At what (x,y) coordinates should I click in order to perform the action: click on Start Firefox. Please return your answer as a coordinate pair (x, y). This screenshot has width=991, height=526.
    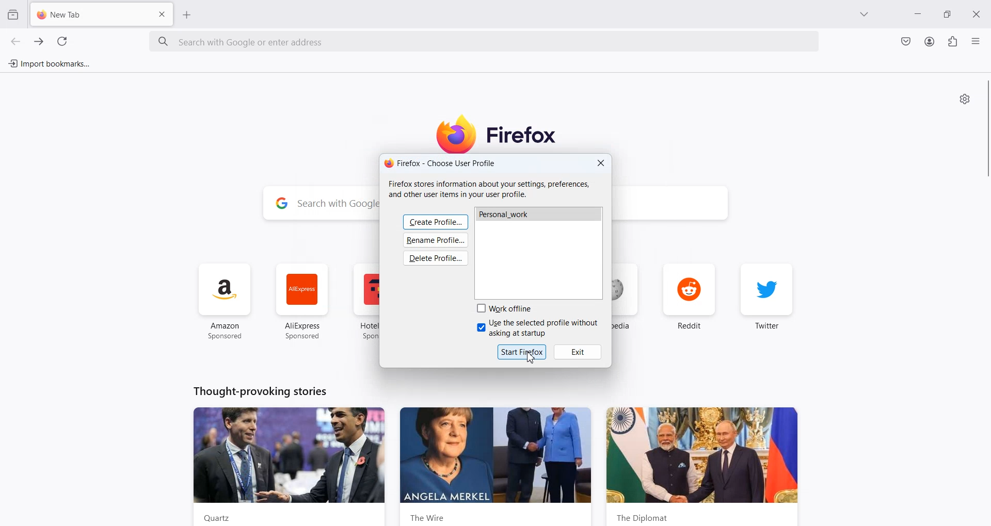
    Looking at the image, I should click on (522, 351).